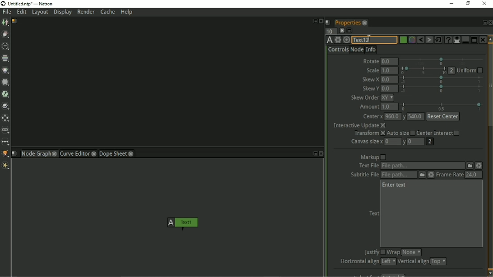  What do you see at coordinates (373, 253) in the screenshot?
I see `Justify` at bounding box center [373, 253].